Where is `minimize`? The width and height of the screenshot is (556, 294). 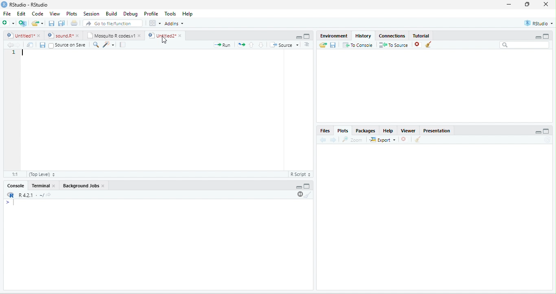
minimize is located at coordinates (299, 37).